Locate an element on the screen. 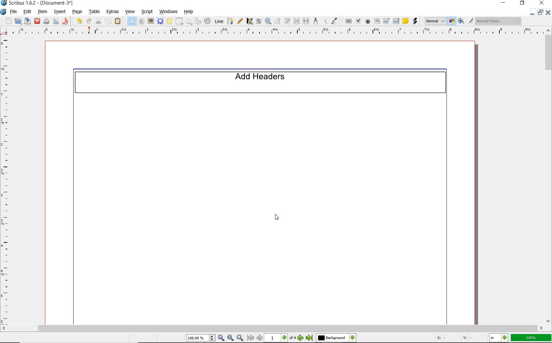 This screenshot has height=343, width=552. pdf radio button is located at coordinates (368, 22).